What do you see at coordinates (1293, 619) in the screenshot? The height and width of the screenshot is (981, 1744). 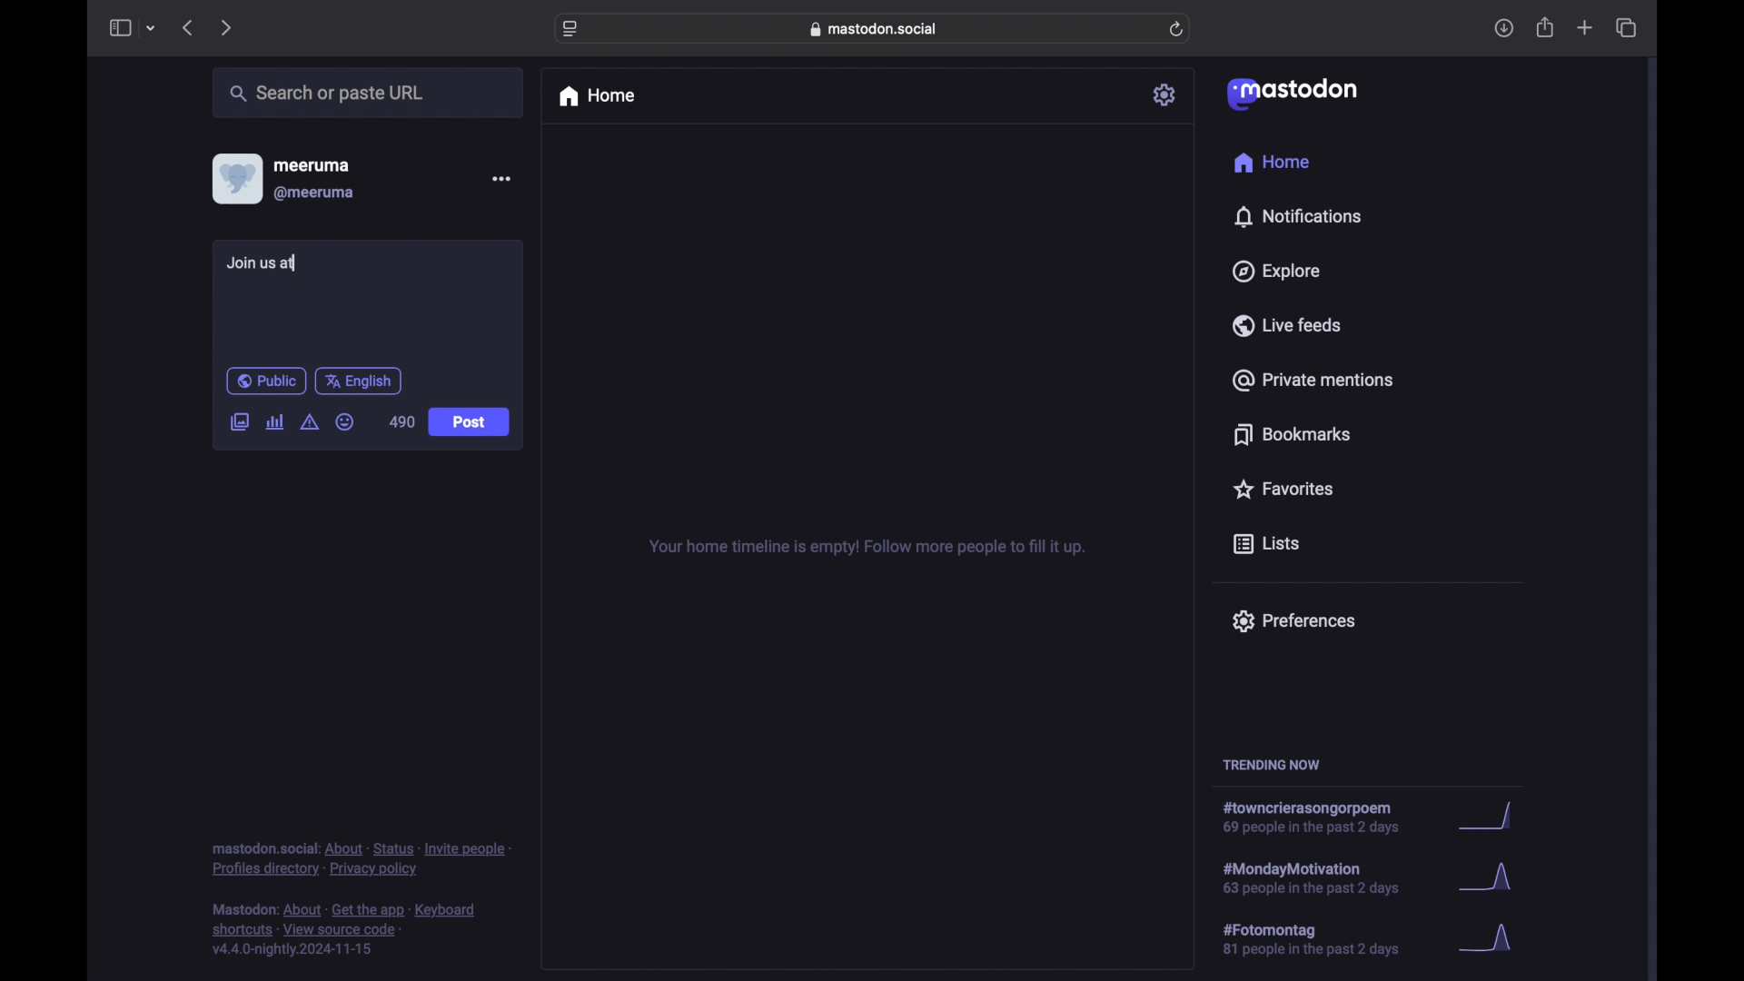 I see `preferences` at bounding box center [1293, 619].